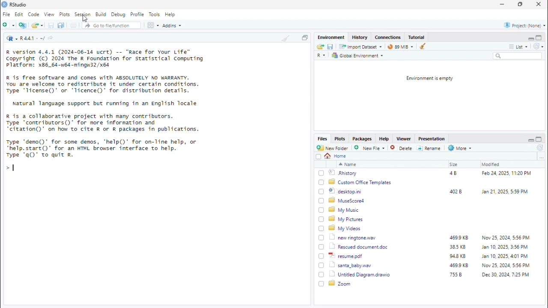 Image resolution: width=548 pixels, height=308 pixels. I want to click on Checkbox, so click(322, 183).